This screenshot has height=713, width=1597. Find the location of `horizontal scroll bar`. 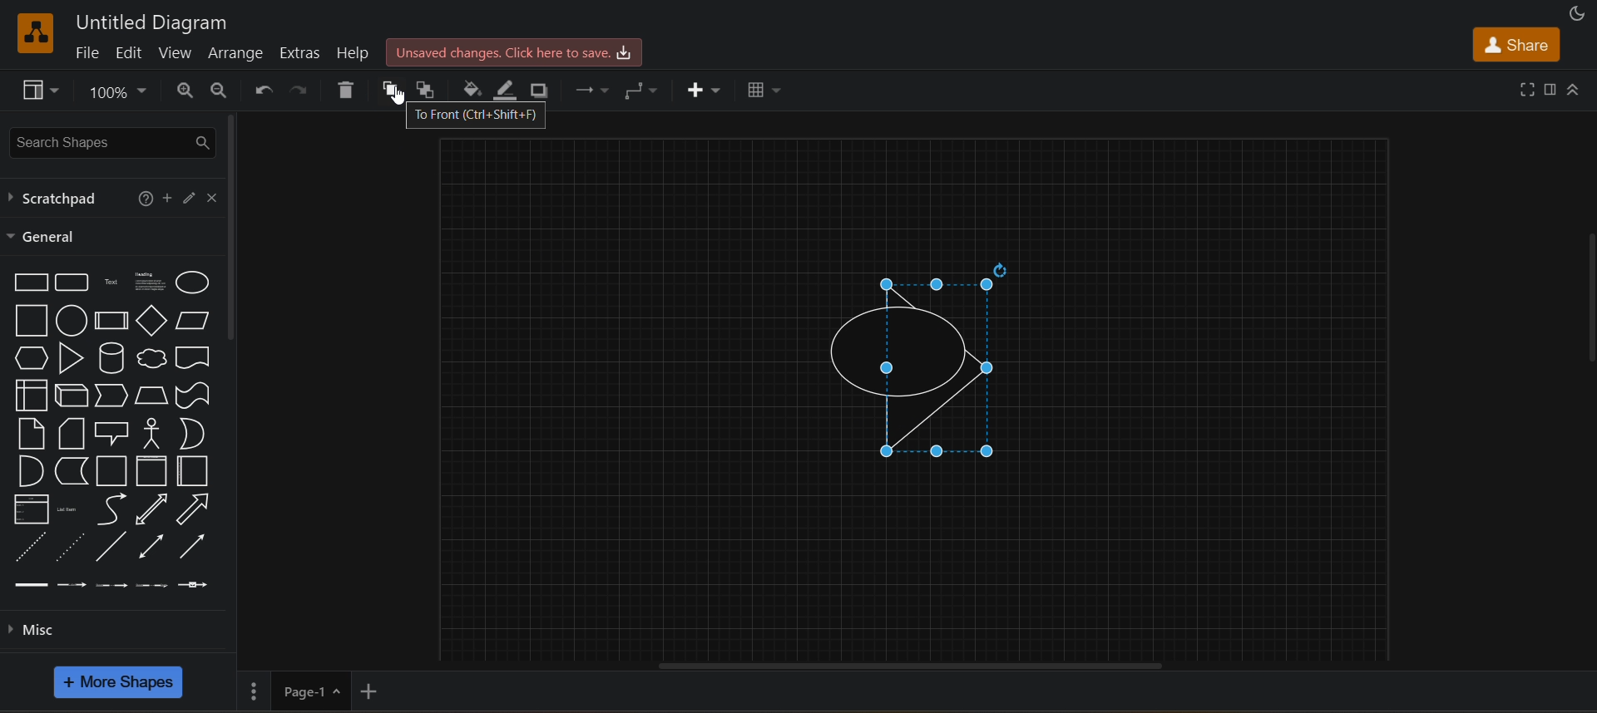

horizontal scroll bar is located at coordinates (922, 665).